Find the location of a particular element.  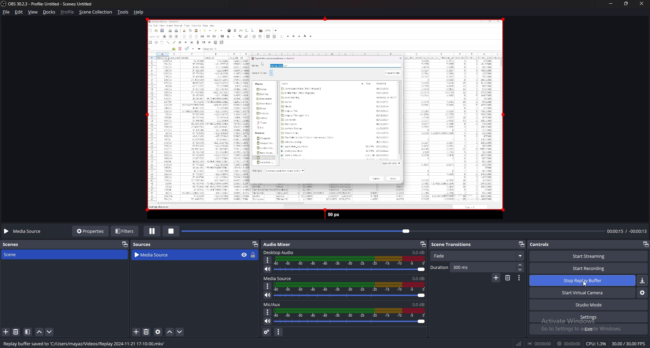

media source is located at coordinates (24, 231).